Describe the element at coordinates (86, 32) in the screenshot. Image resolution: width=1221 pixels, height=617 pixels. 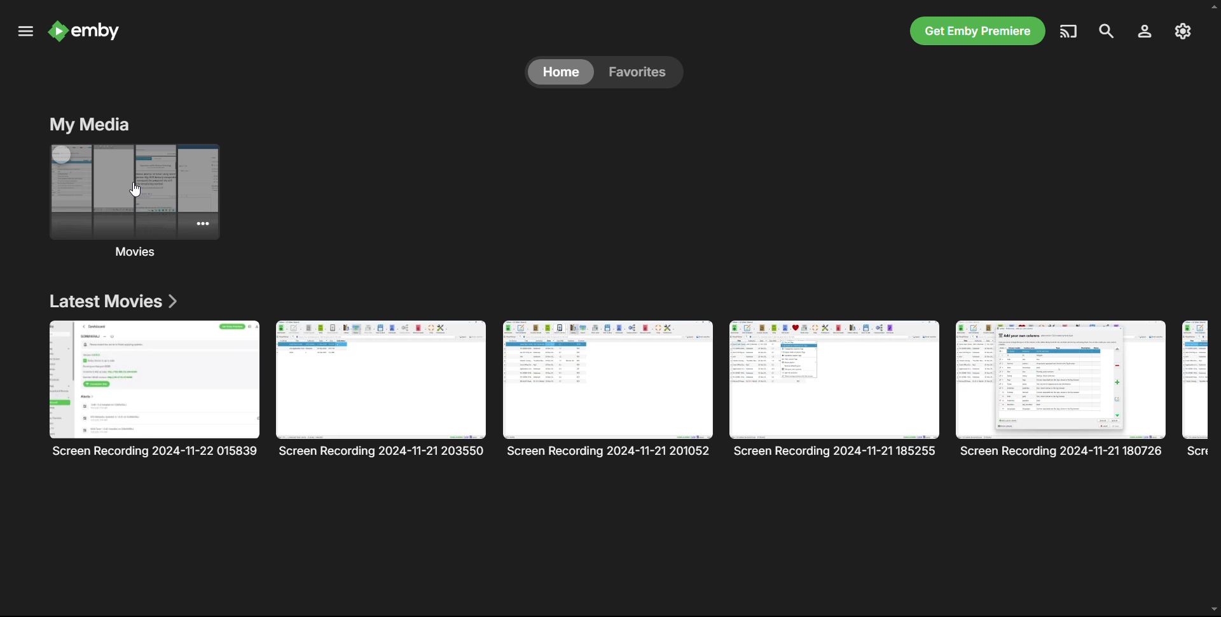
I see `emby` at that location.